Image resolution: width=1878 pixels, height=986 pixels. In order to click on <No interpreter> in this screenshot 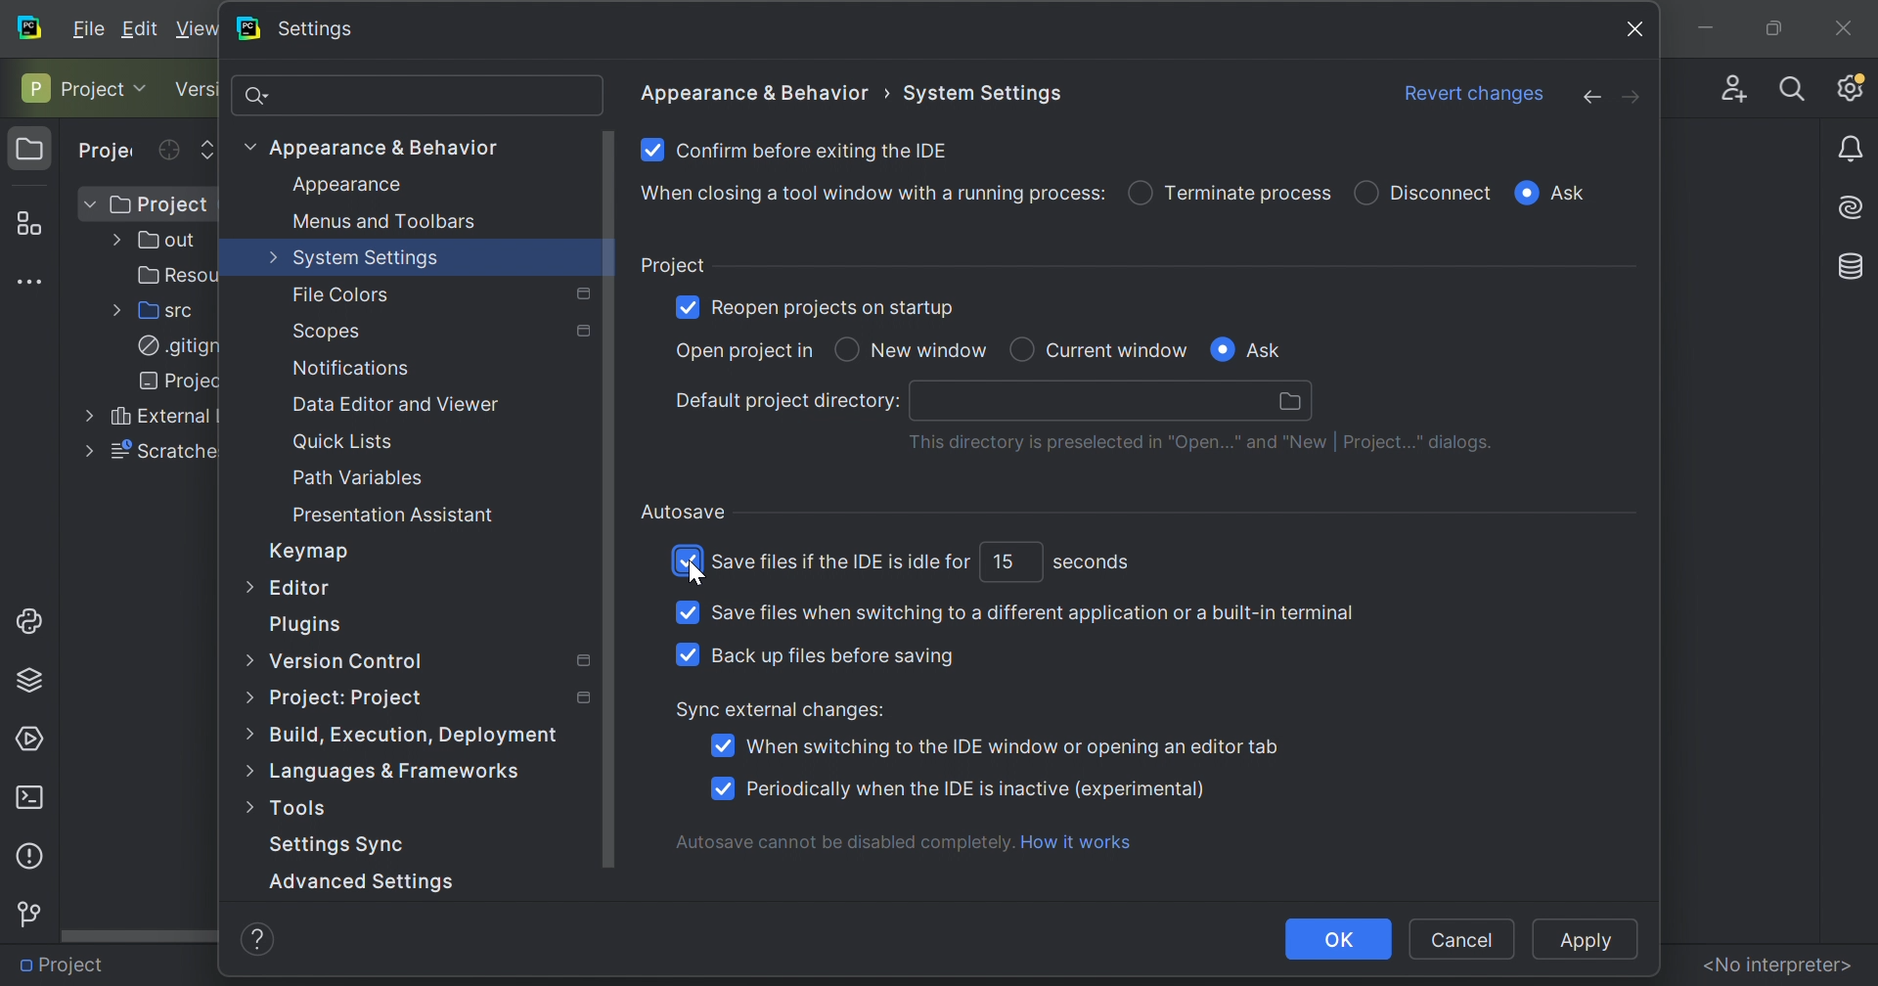, I will do `click(1776, 964)`.